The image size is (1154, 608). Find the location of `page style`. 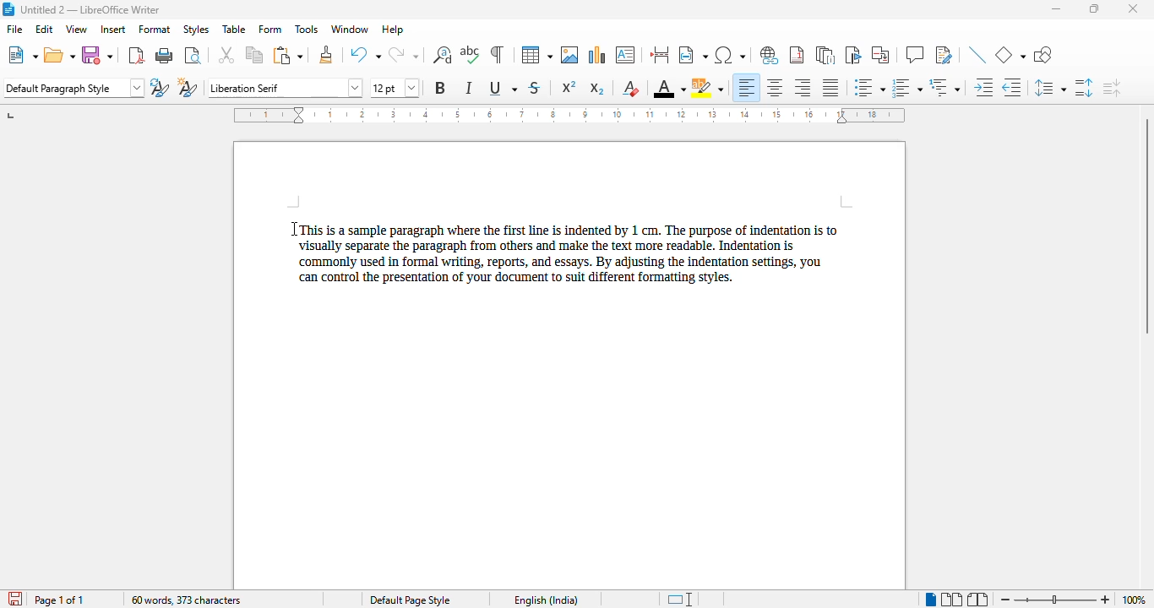

page style is located at coordinates (409, 600).